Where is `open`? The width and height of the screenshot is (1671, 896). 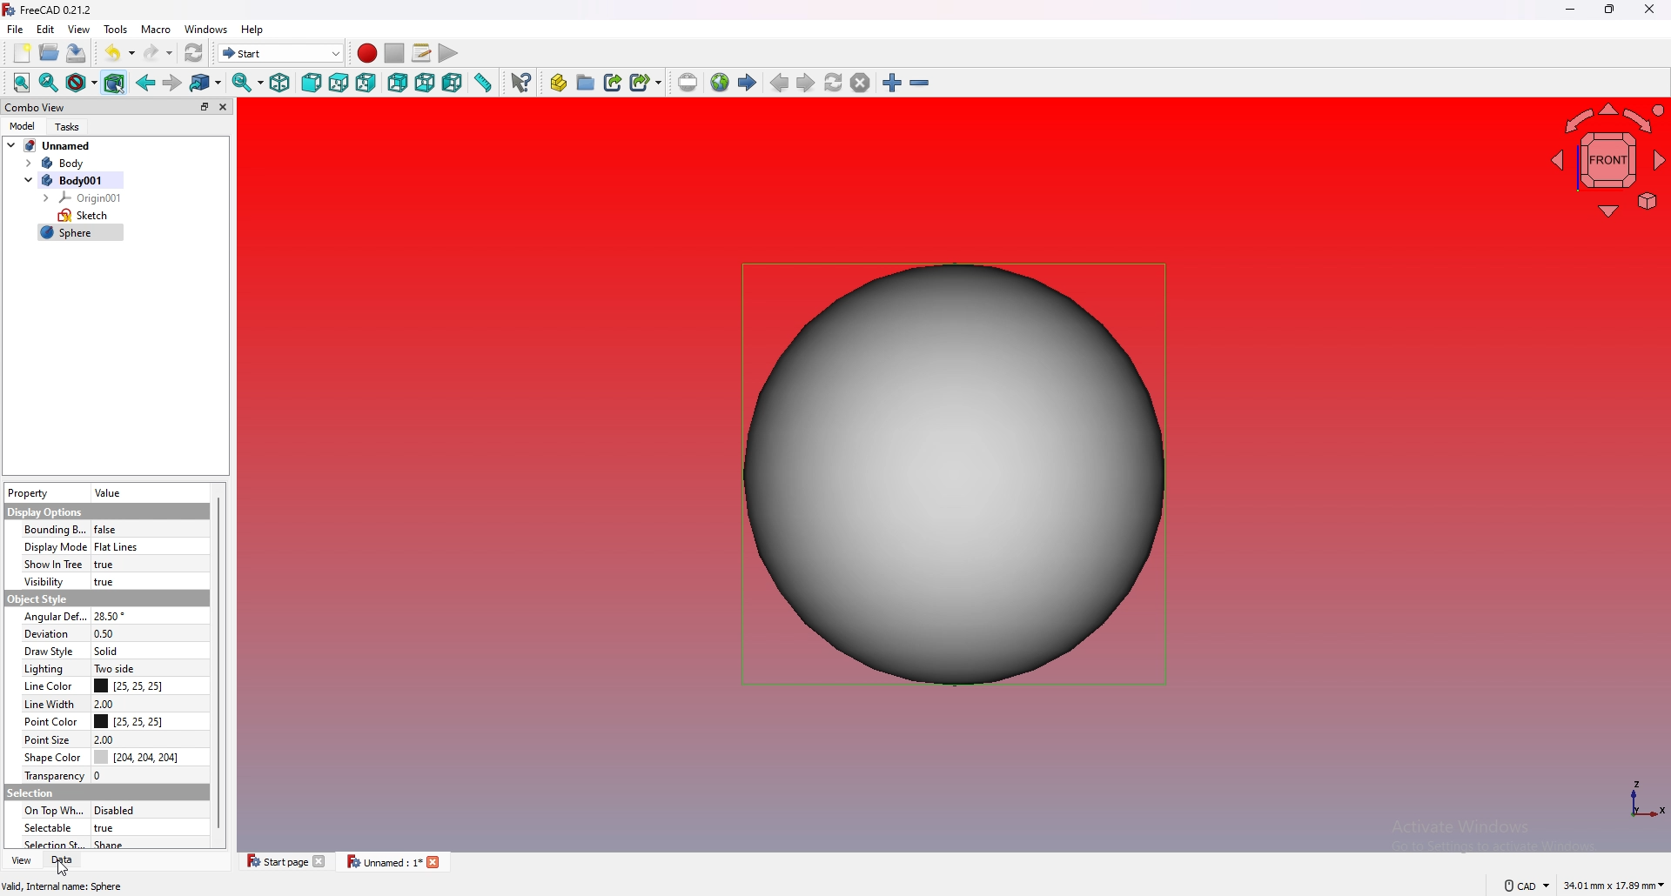 open is located at coordinates (50, 53).